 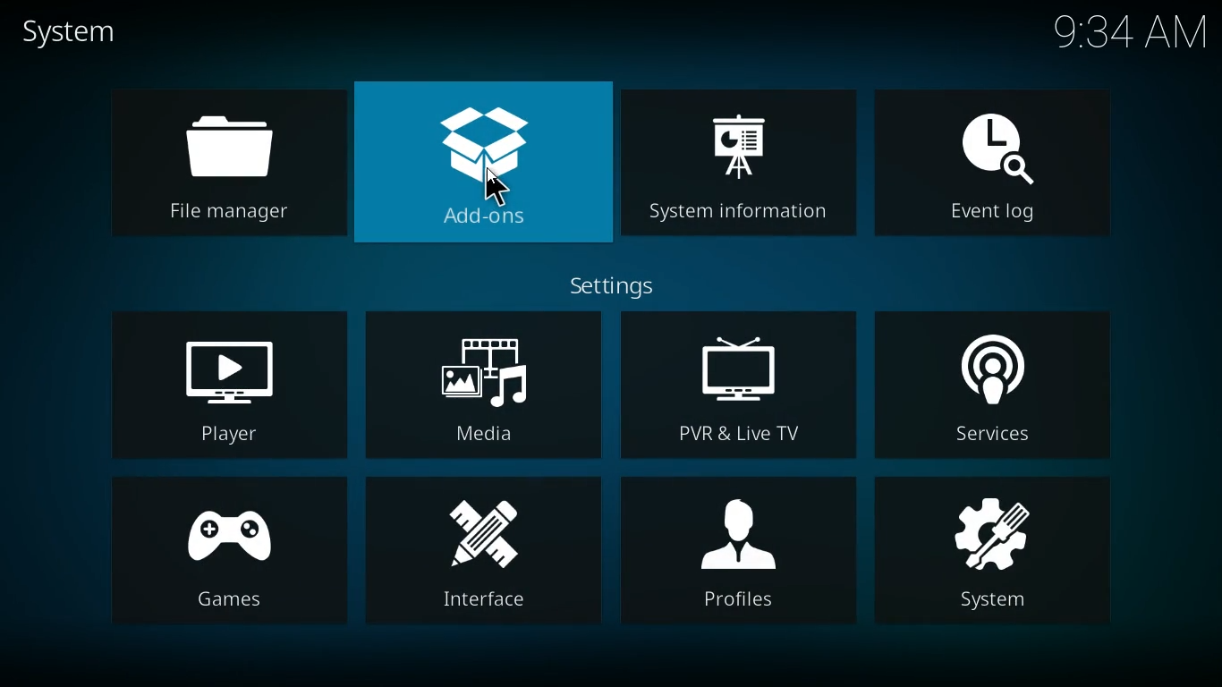 What do you see at coordinates (224, 552) in the screenshot?
I see `games` at bounding box center [224, 552].